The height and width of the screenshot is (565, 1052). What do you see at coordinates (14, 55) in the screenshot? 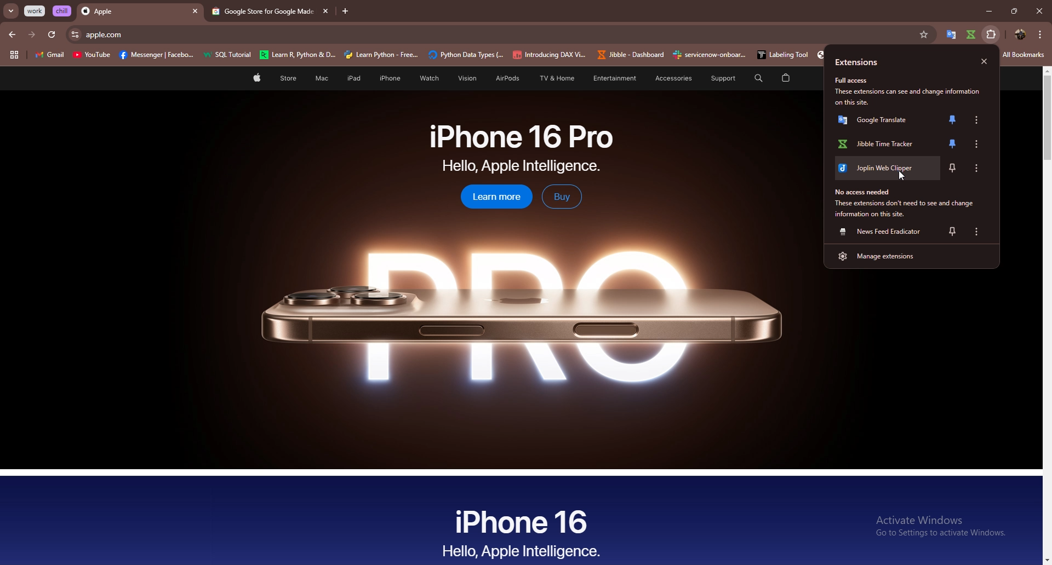
I see `tab groups` at bounding box center [14, 55].